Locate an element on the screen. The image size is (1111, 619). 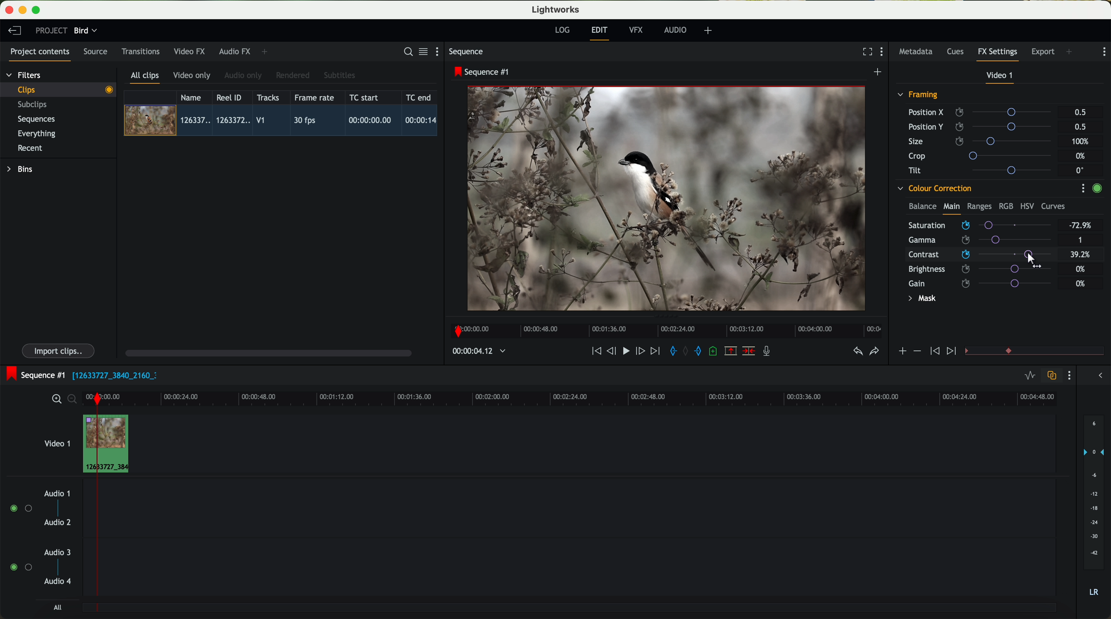
clear marks is located at coordinates (686, 351).